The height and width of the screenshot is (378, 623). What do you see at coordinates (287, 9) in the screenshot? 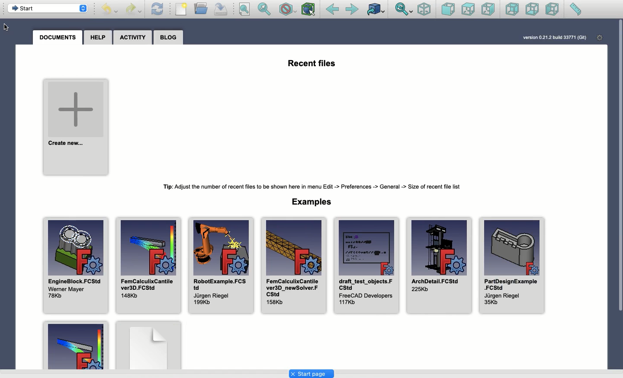
I see `Draw style` at bounding box center [287, 9].